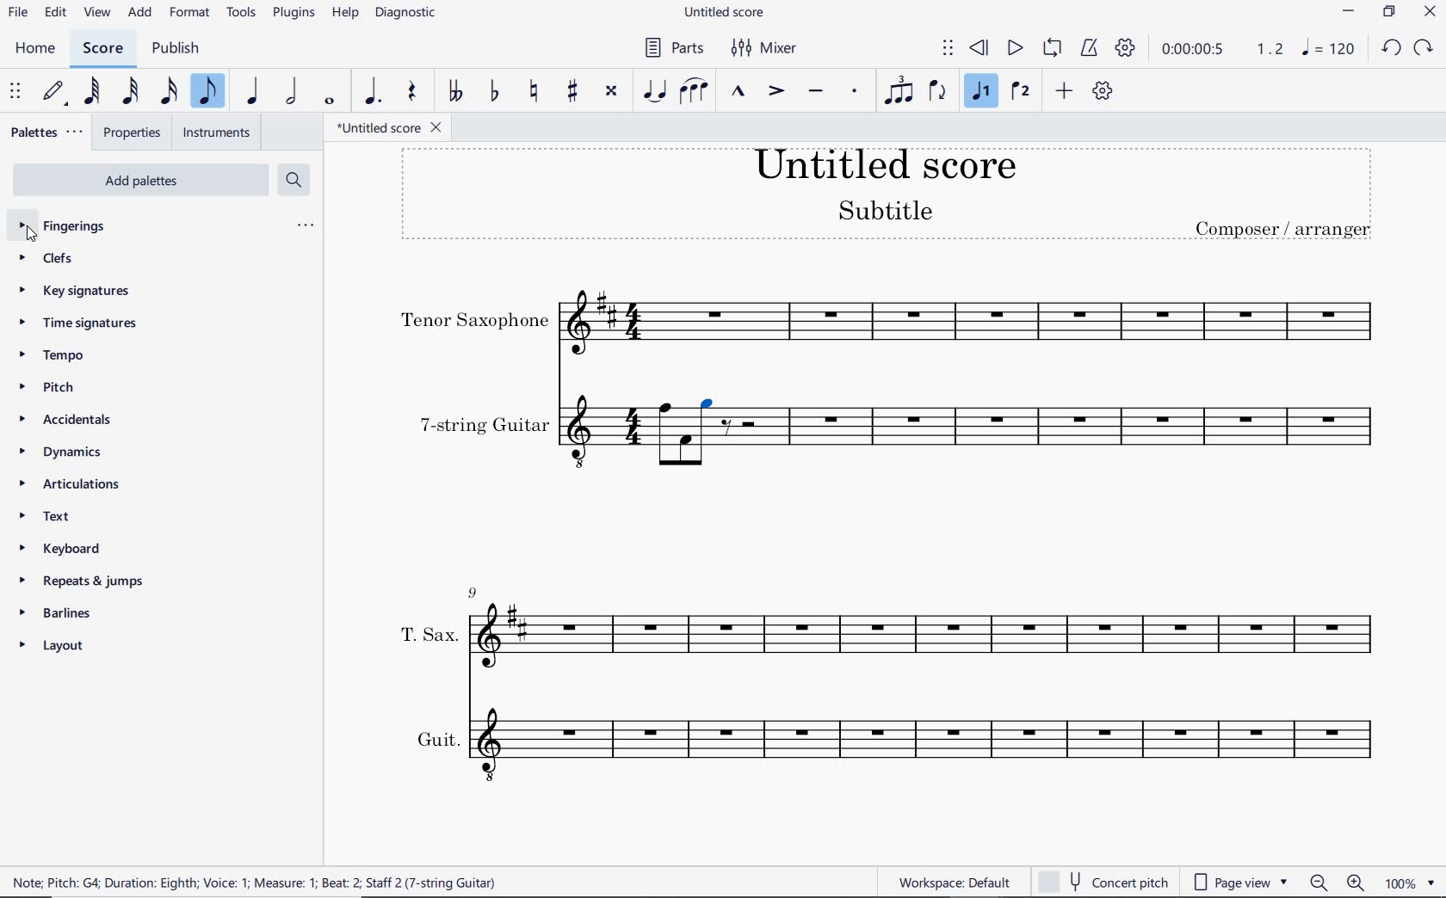 Image resolution: width=1446 pixels, height=898 pixels. What do you see at coordinates (128, 92) in the screenshot?
I see `32ND NOTE` at bounding box center [128, 92].